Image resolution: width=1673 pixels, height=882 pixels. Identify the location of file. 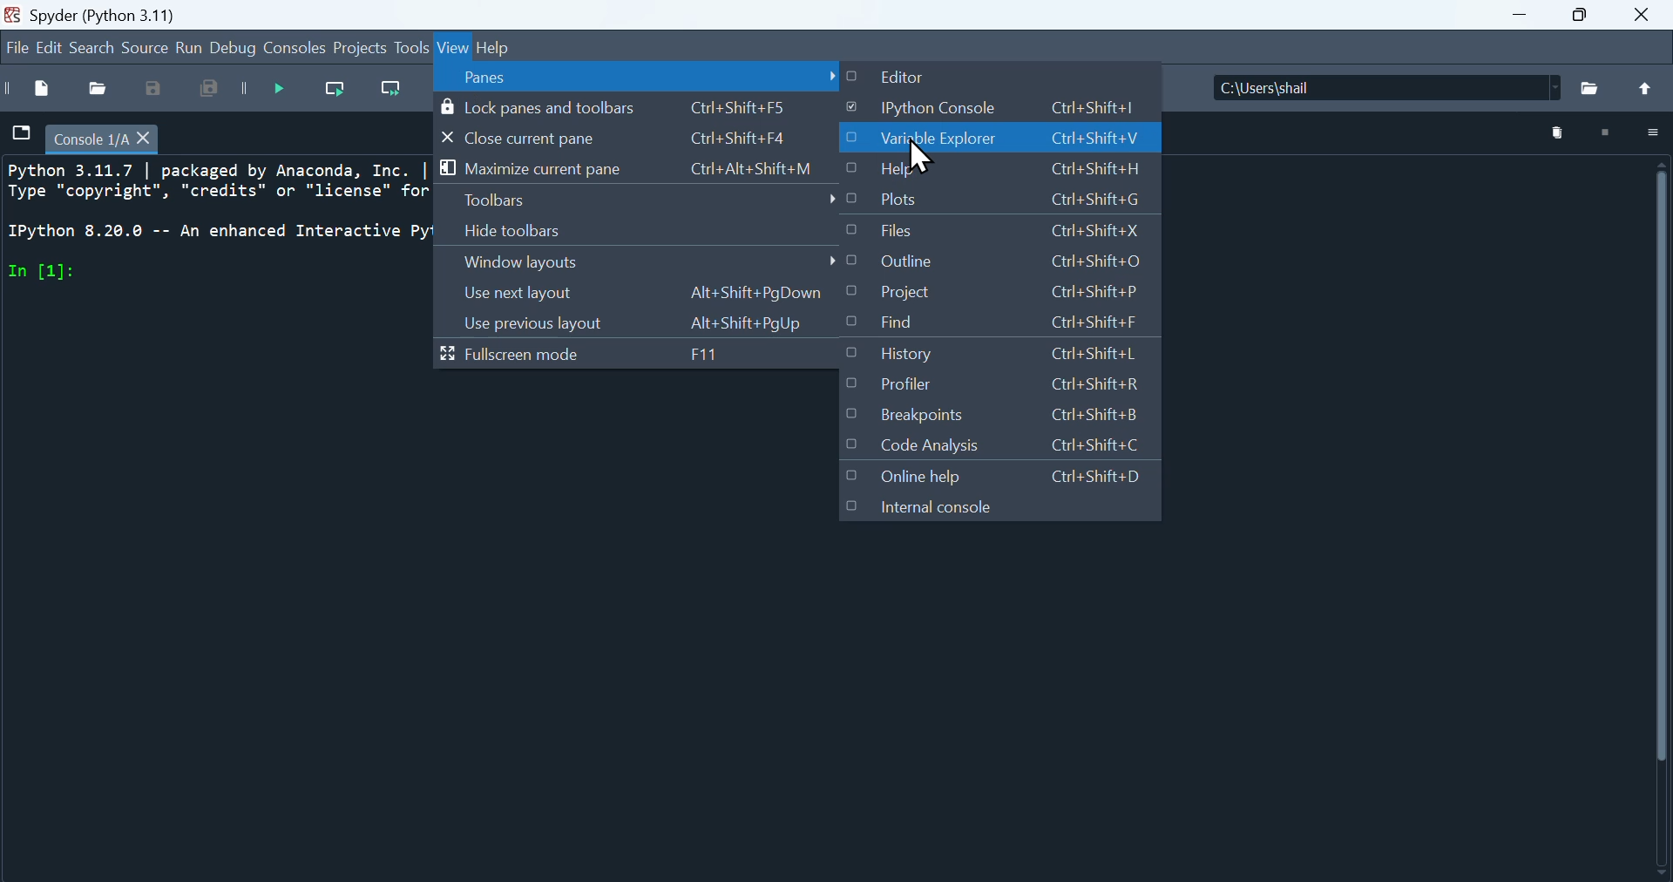
(20, 133).